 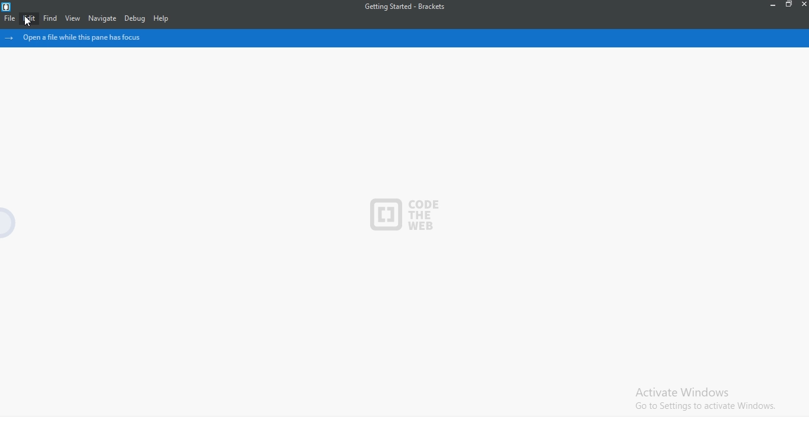 What do you see at coordinates (134, 18) in the screenshot?
I see `debug` at bounding box center [134, 18].